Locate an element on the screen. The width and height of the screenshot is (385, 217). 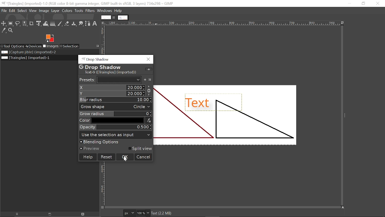
Devices is located at coordinates (33, 46).